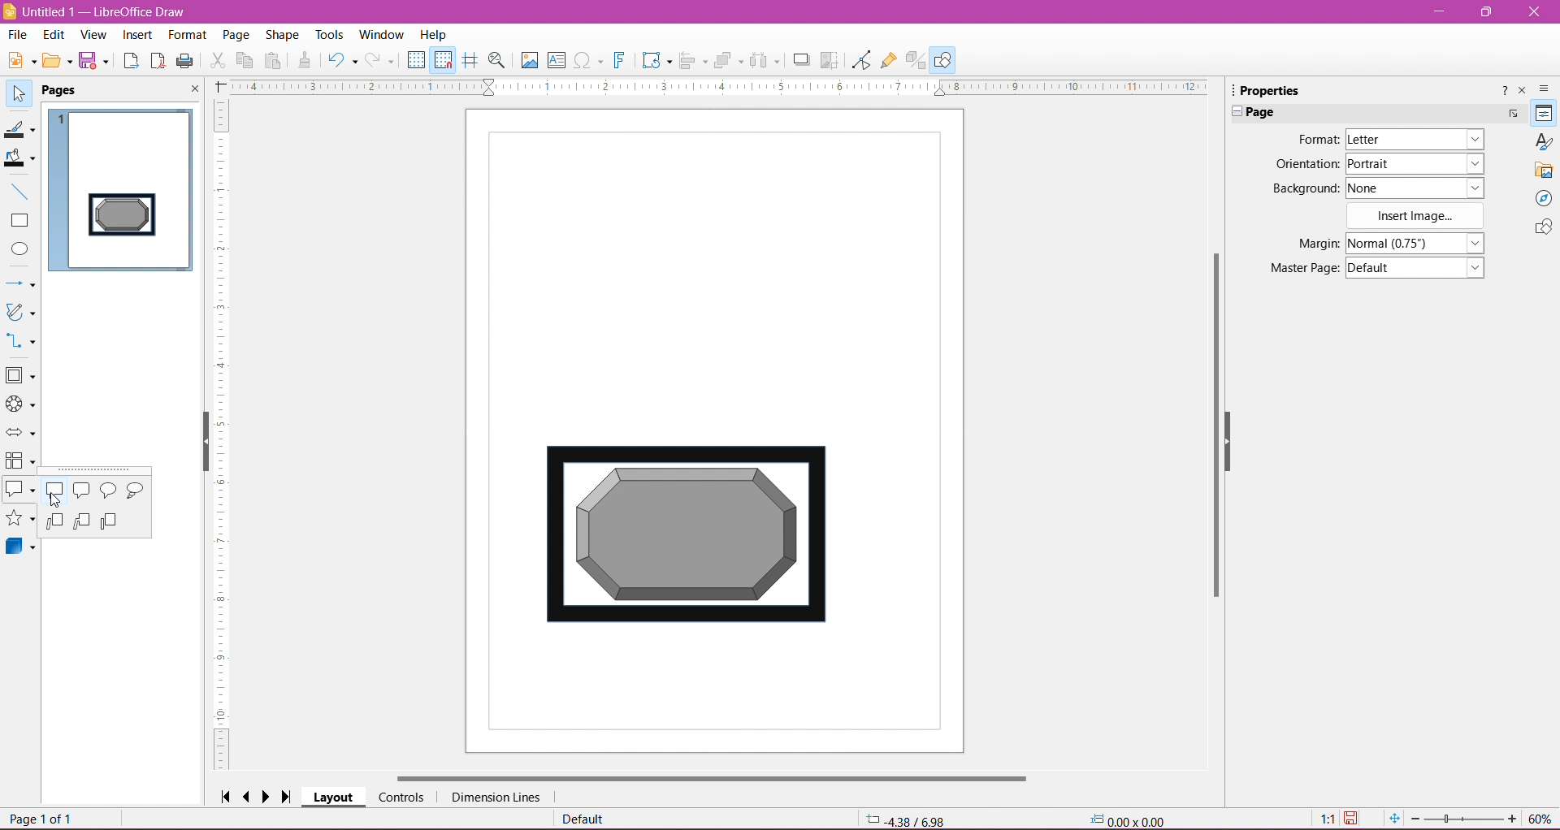 The width and height of the screenshot is (1560, 830). Describe the element at coordinates (270, 796) in the screenshot. I see `Scroll to next page` at that location.